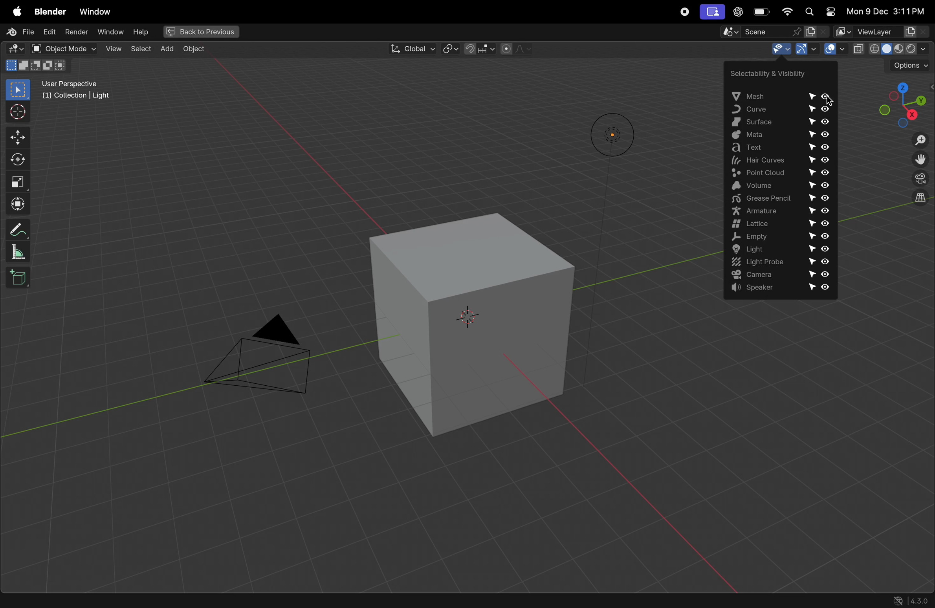 Image resolution: width=935 pixels, height=608 pixels. Describe the element at coordinates (194, 51) in the screenshot. I see `object` at that location.